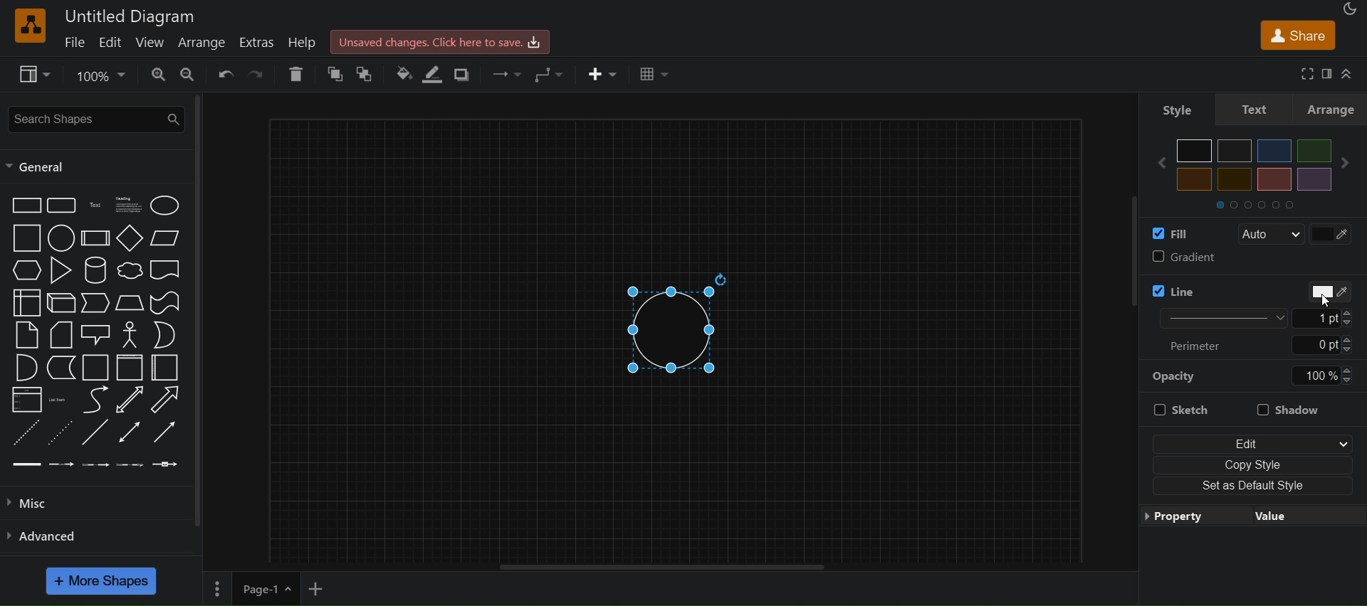 This screenshot has width=1367, height=606. Describe the element at coordinates (59, 240) in the screenshot. I see `circle` at that location.